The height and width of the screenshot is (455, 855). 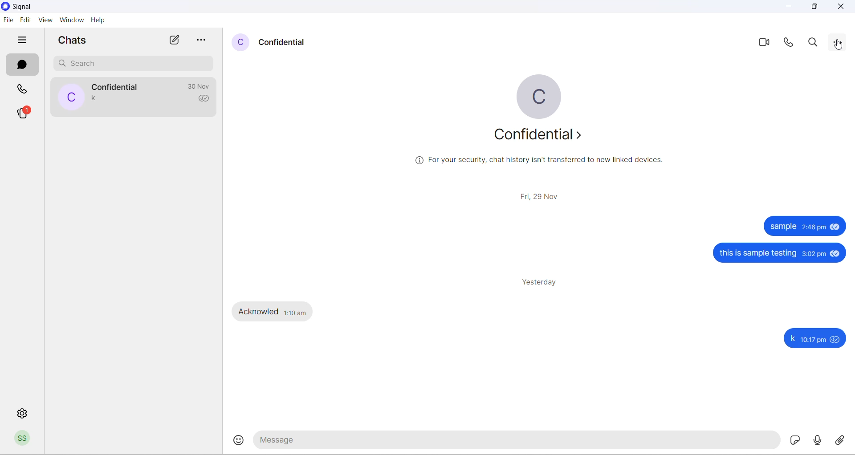 What do you see at coordinates (24, 88) in the screenshot?
I see `calls` at bounding box center [24, 88].